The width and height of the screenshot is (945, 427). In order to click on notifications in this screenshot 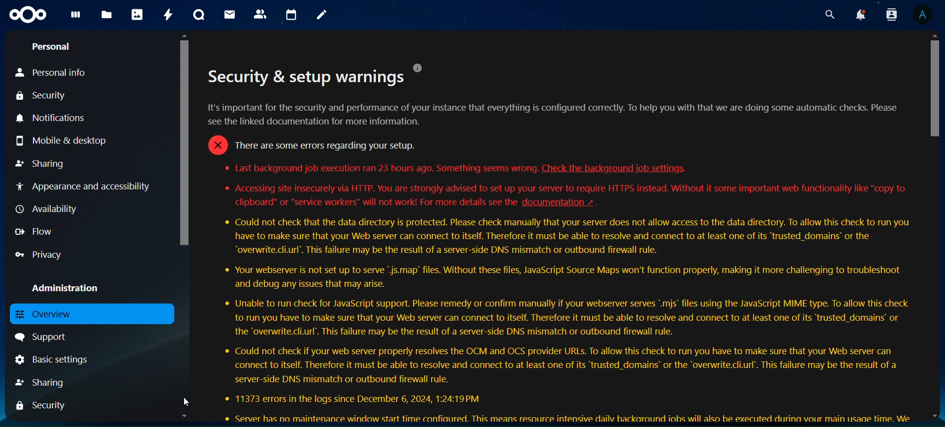, I will do `click(64, 118)`.